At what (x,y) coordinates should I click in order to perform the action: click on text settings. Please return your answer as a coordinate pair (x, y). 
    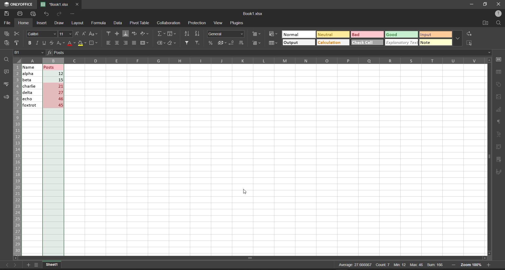
    Looking at the image, I should click on (500, 134).